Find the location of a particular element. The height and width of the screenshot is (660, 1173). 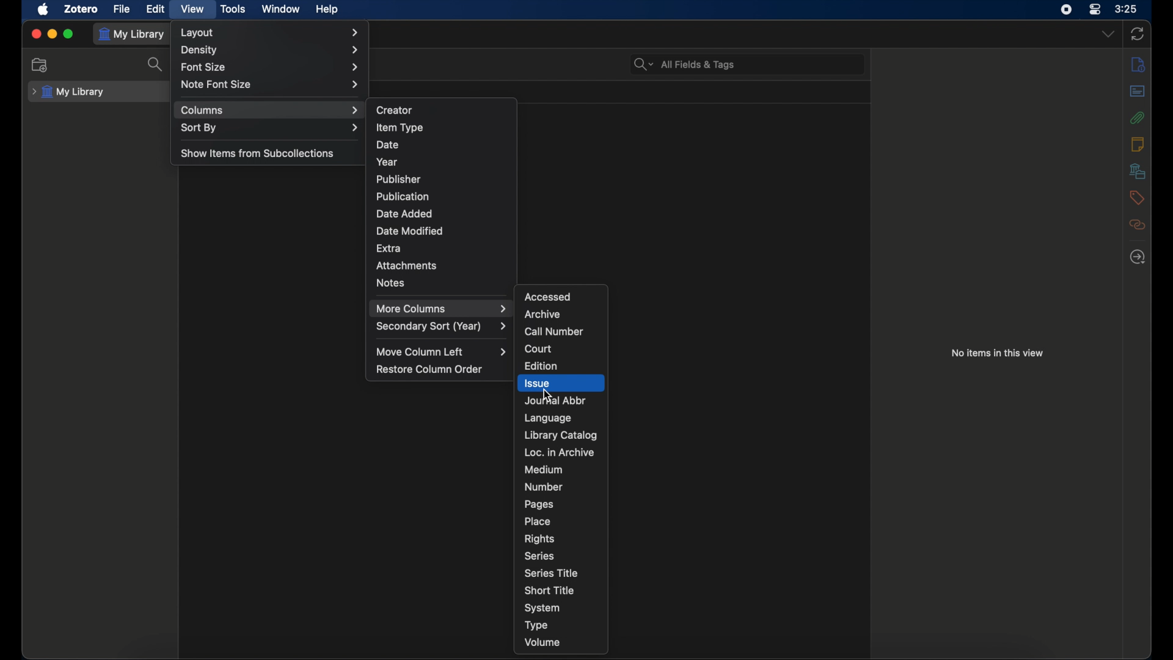

accessed is located at coordinates (547, 296).